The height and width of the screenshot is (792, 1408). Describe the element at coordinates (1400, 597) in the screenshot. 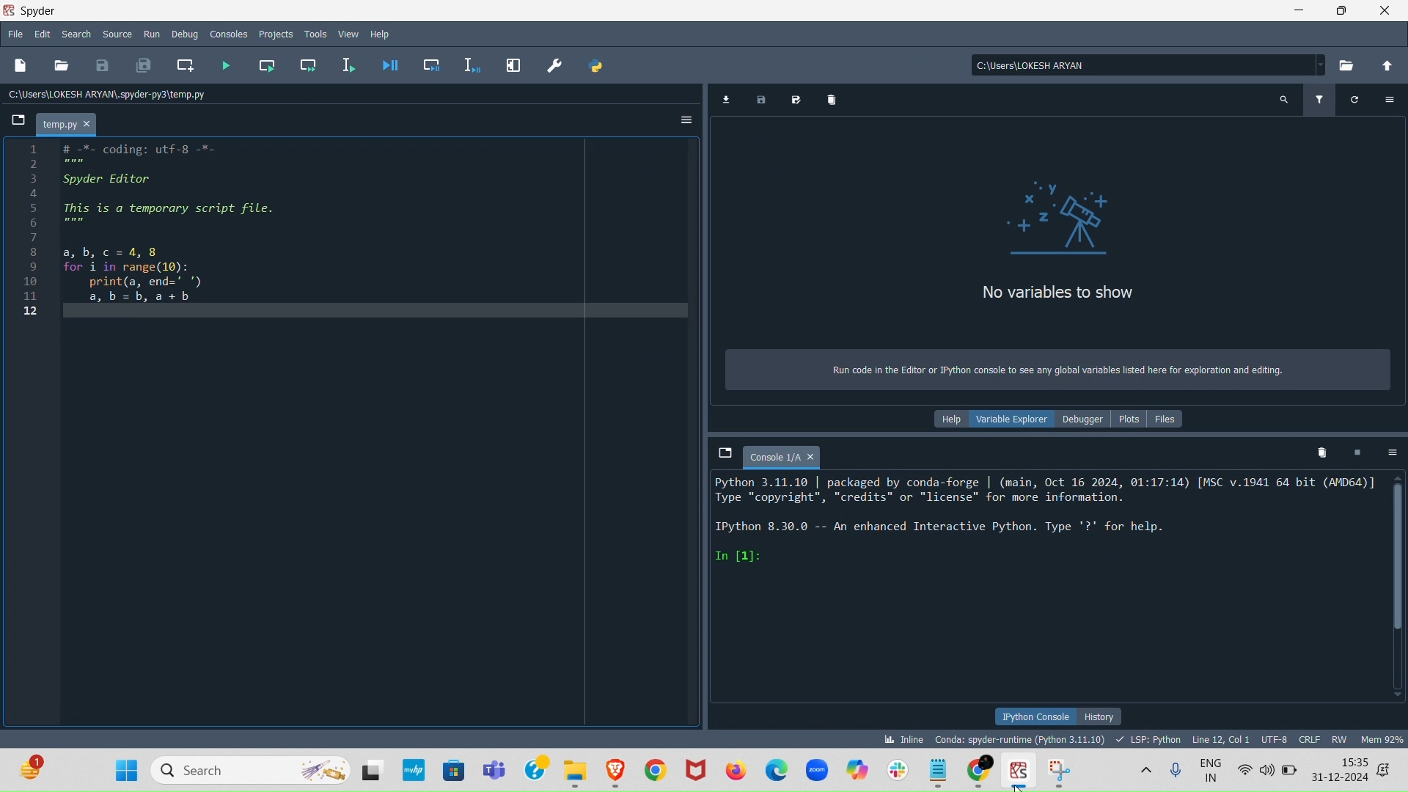

I see `Scrollbar` at that location.